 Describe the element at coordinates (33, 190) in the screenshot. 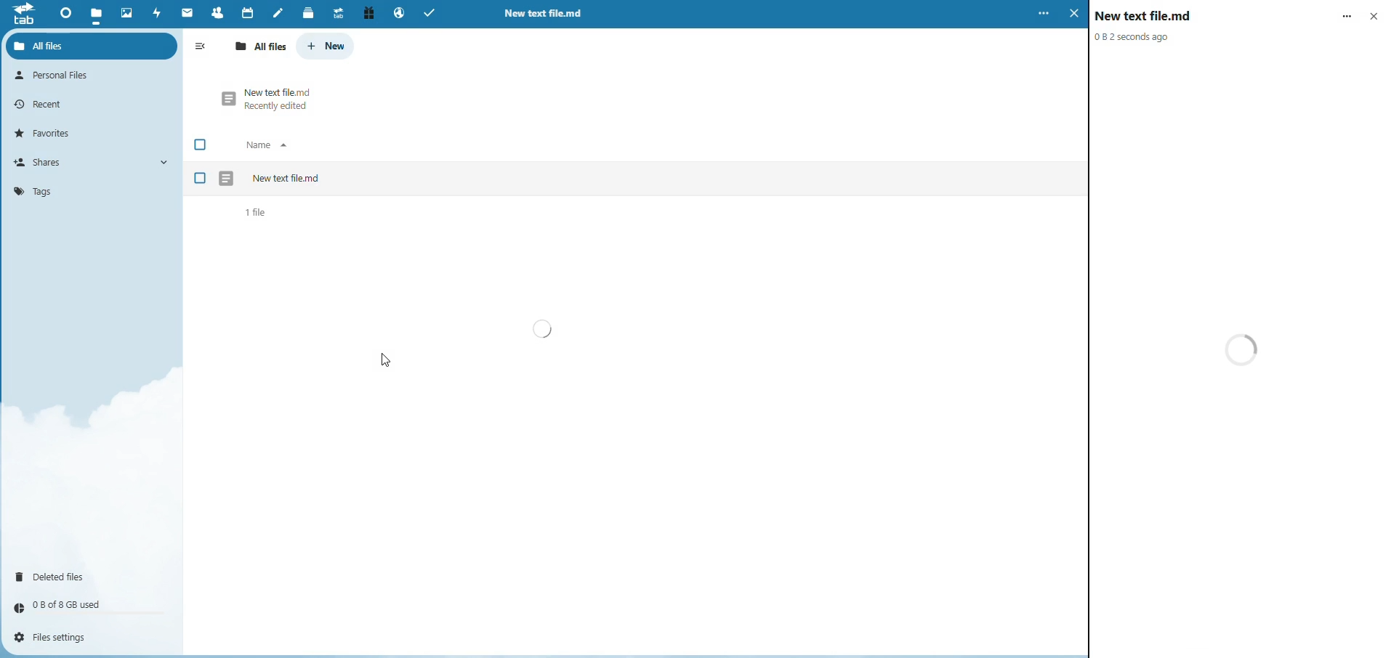

I see `Tags` at that location.